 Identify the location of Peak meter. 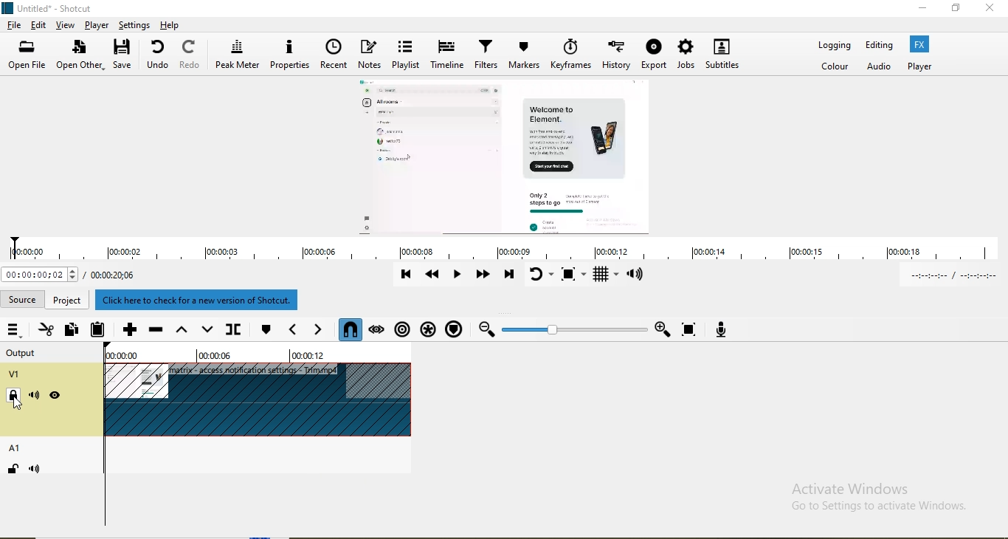
(238, 55).